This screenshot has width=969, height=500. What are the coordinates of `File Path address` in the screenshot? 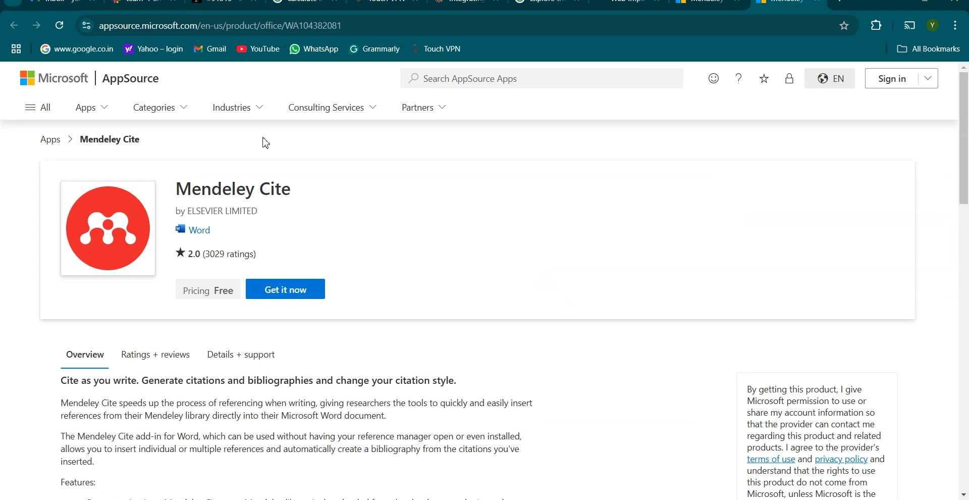 It's located at (221, 26).